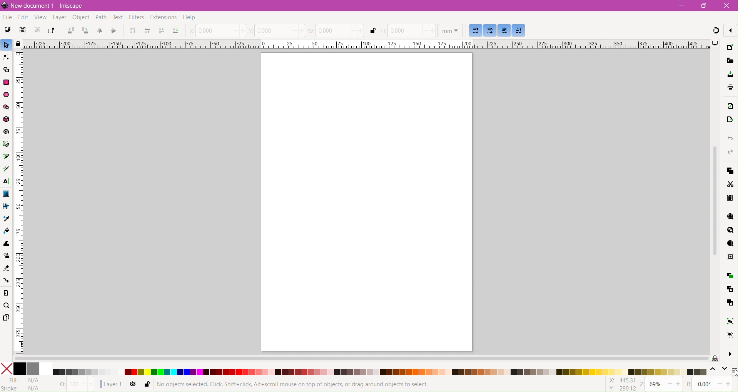 This screenshot has height=392, width=738. I want to click on Object Rotate 90, so click(85, 31).